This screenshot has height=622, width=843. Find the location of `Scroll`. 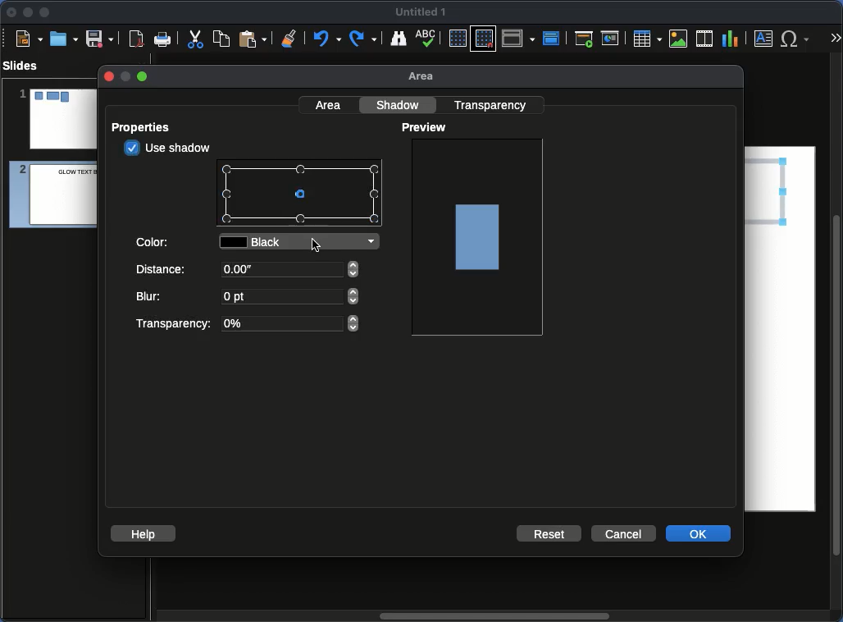

Scroll is located at coordinates (491, 617).